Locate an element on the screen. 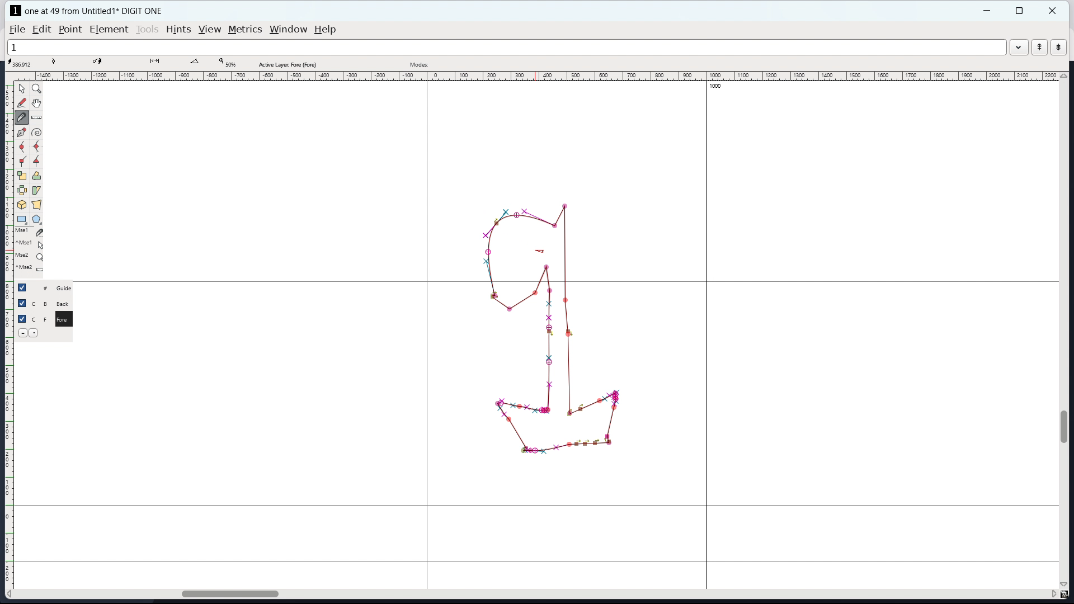 Image resolution: width=1074 pixels, height=604 pixels. polygon or star is located at coordinates (36, 219).